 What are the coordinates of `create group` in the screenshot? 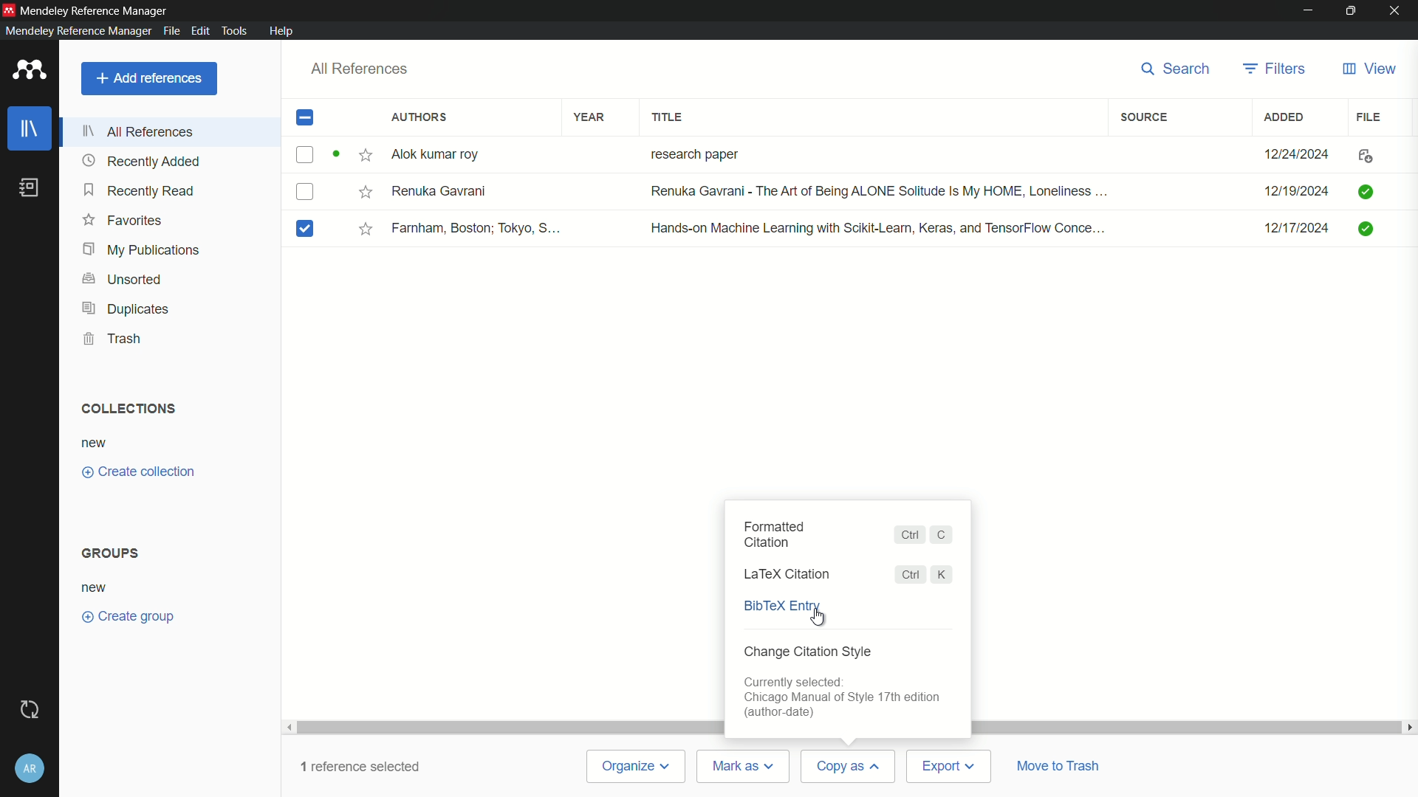 It's located at (129, 616).